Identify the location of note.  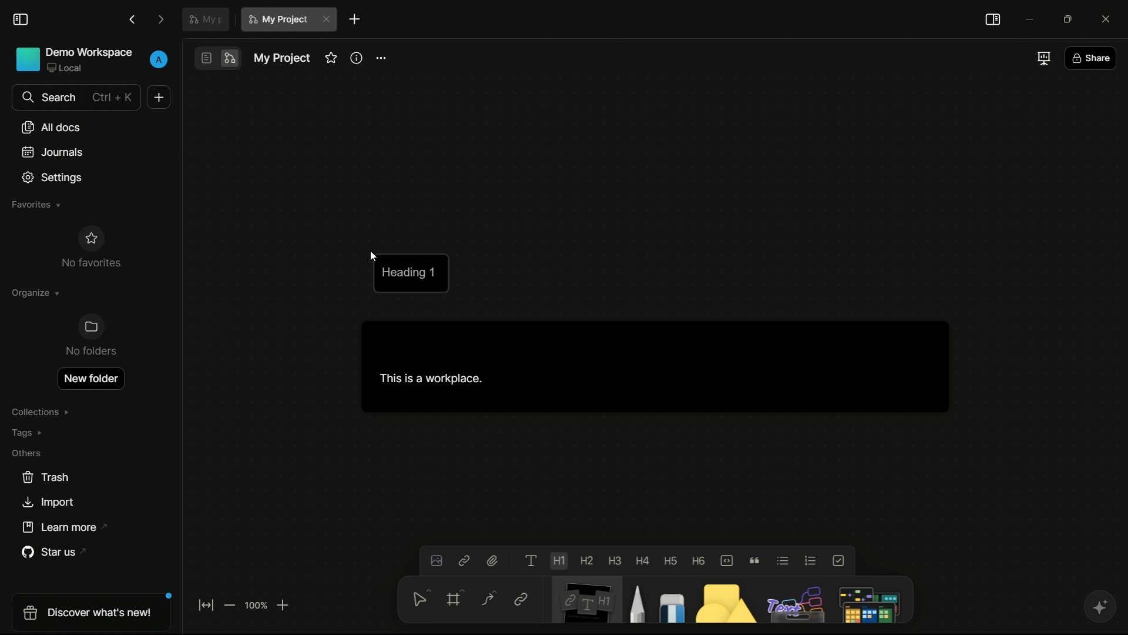
(583, 601).